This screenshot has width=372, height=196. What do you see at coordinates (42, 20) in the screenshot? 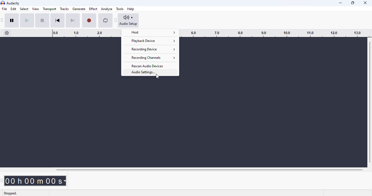
I see `stop` at bounding box center [42, 20].